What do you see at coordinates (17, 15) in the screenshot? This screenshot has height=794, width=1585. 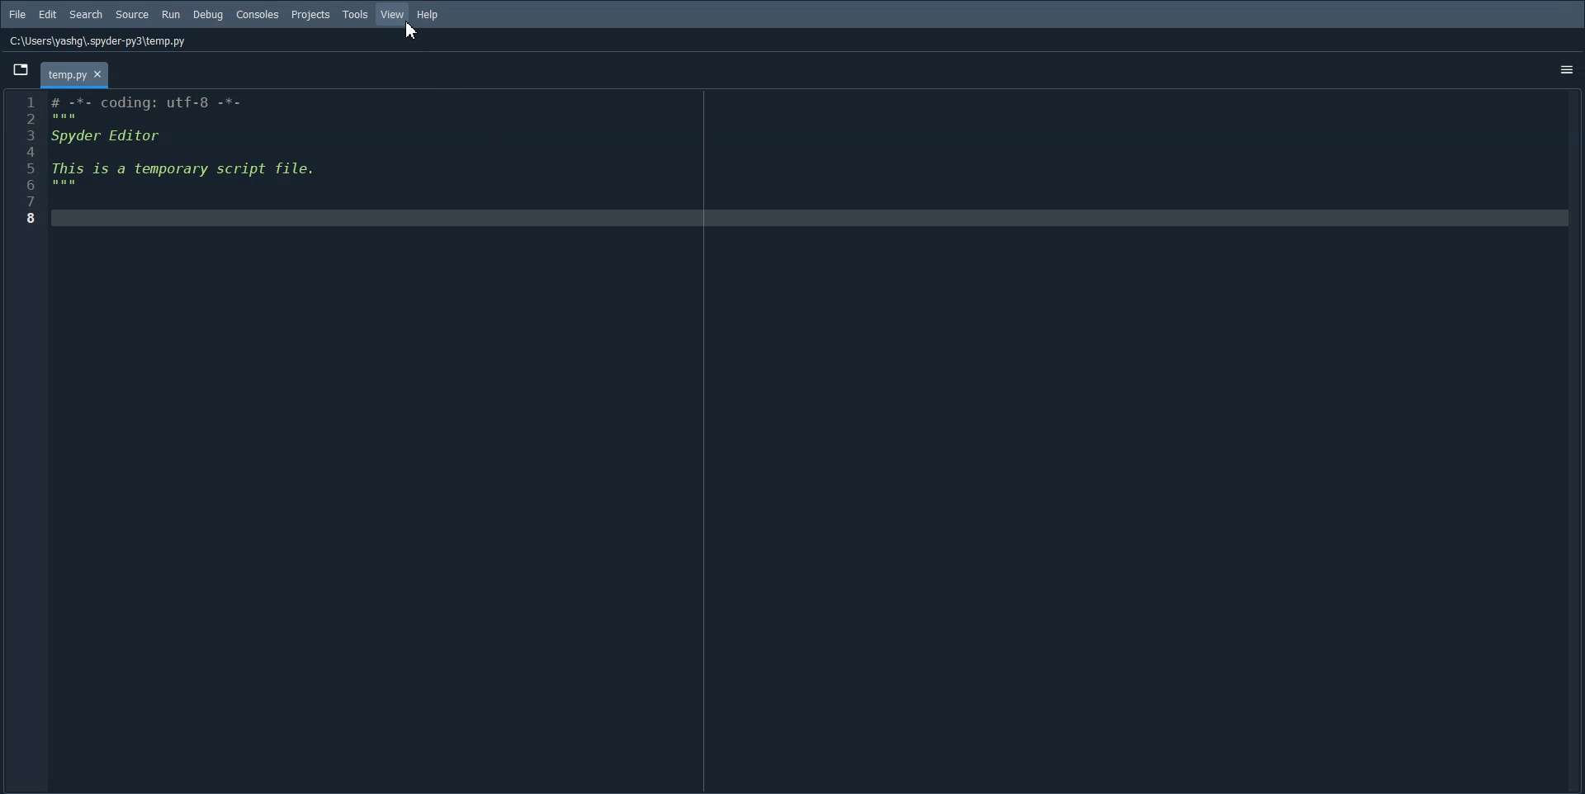 I see `File` at bounding box center [17, 15].